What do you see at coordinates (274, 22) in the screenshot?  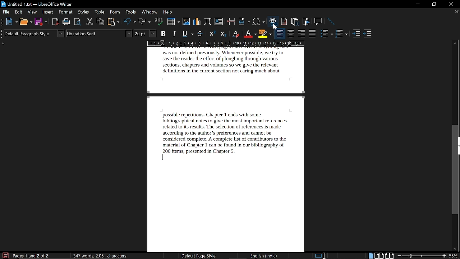 I see `insert hyperlink` at bounding box center [274, 22].